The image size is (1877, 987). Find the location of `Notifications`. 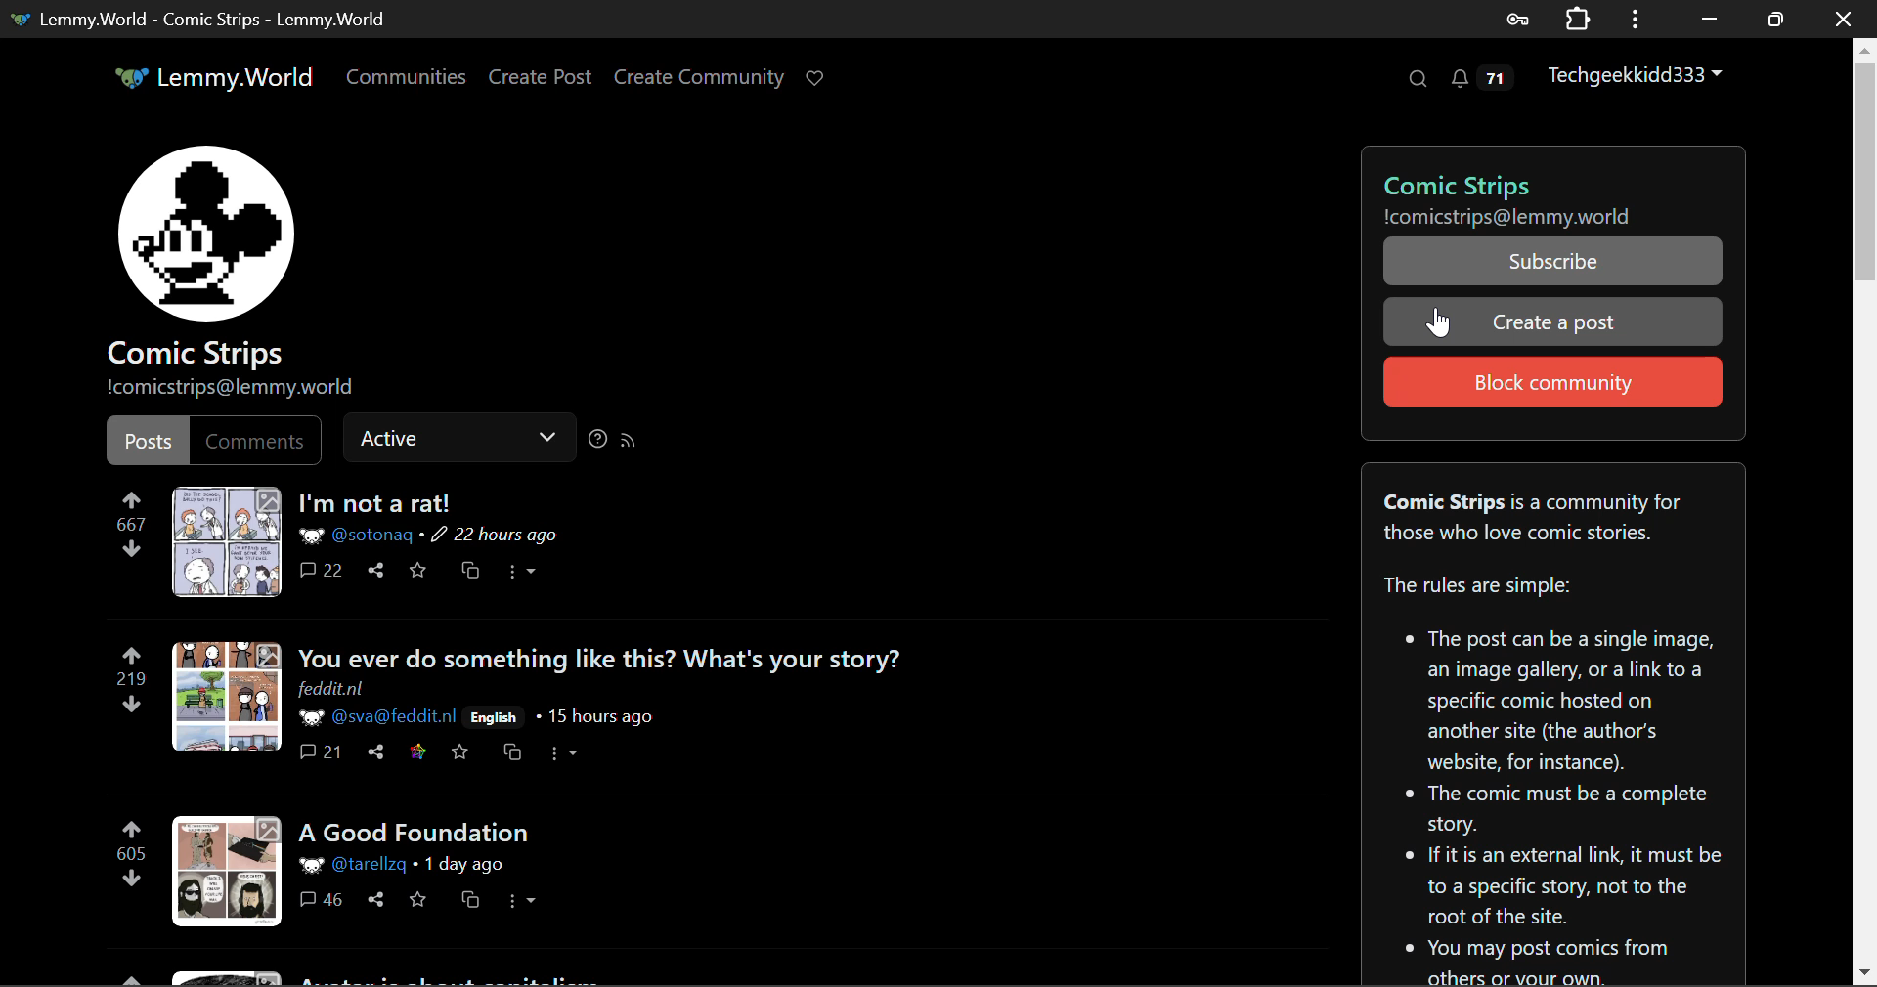

Notifications is located at coordinates (1477, 78).